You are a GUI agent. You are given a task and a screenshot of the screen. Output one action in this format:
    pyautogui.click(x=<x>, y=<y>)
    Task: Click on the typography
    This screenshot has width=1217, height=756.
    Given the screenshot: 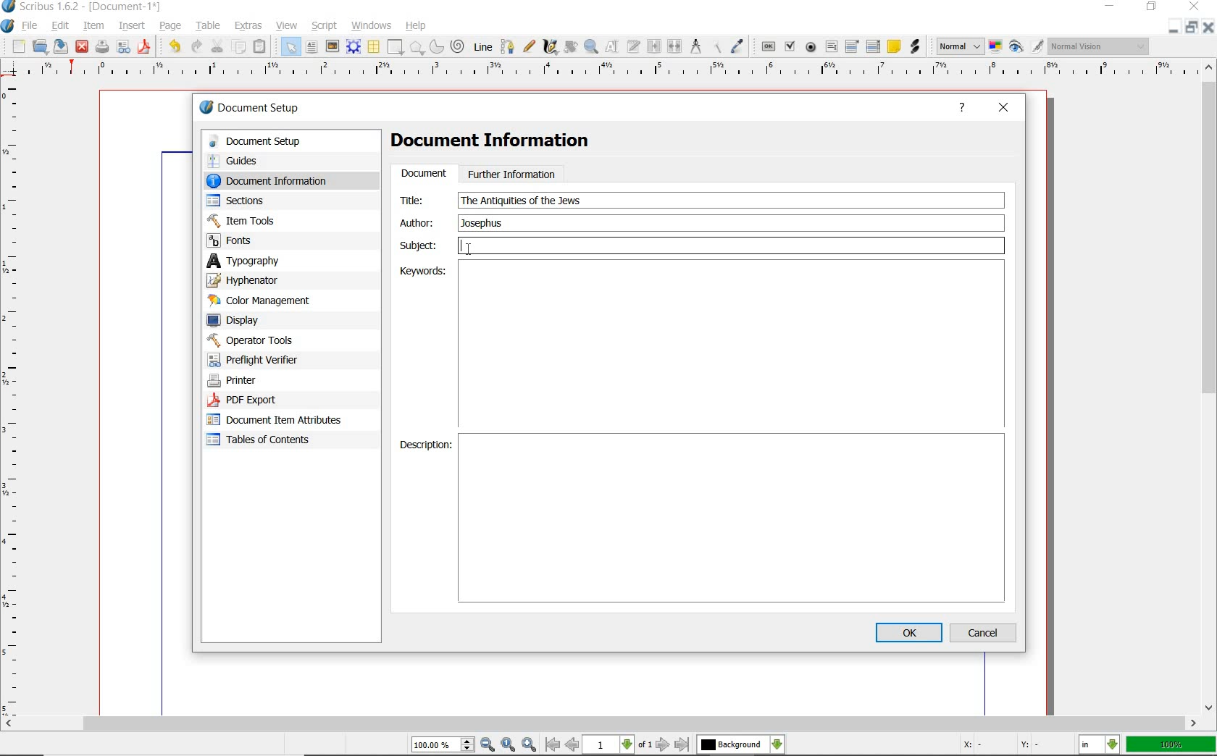 What is the action you would take?
    pyautogui.click(x=264, y=261)
    